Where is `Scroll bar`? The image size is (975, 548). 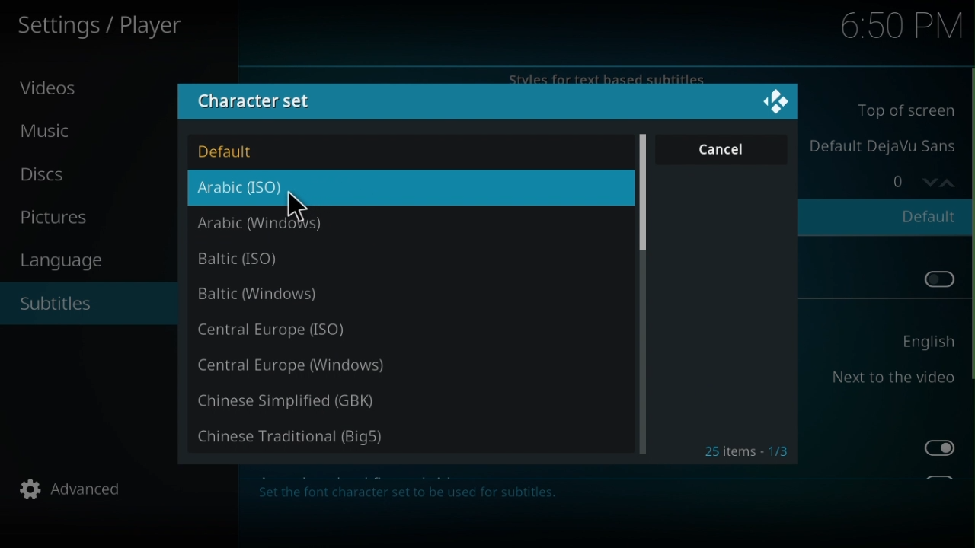 Scroll bar is located at coordinates (642, 293).